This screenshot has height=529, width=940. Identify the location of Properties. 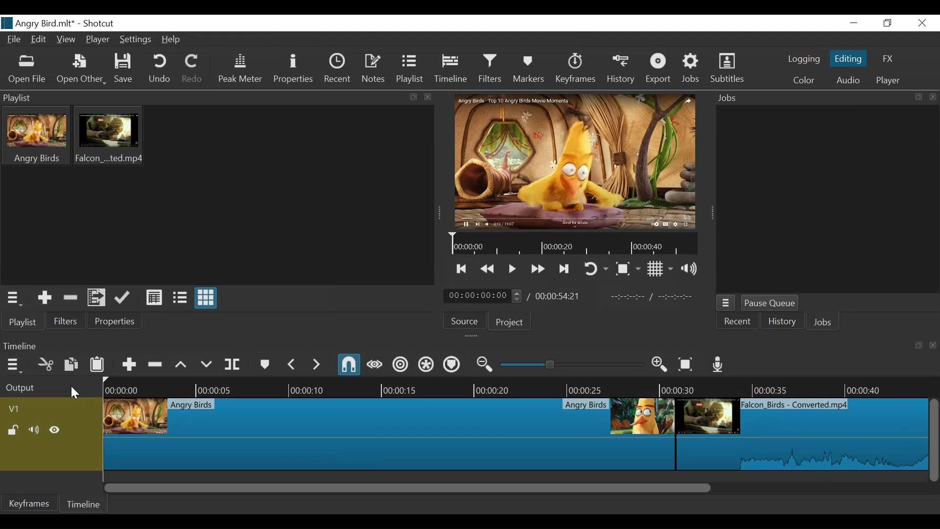
(294, 69).